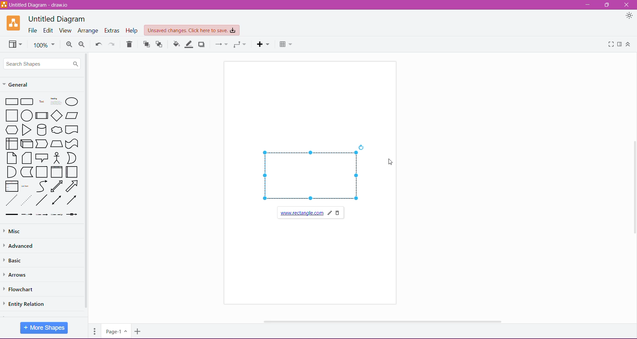  Describe the element at coordinates (202, 45) in the screenshot. I see `Shadow` at that location.